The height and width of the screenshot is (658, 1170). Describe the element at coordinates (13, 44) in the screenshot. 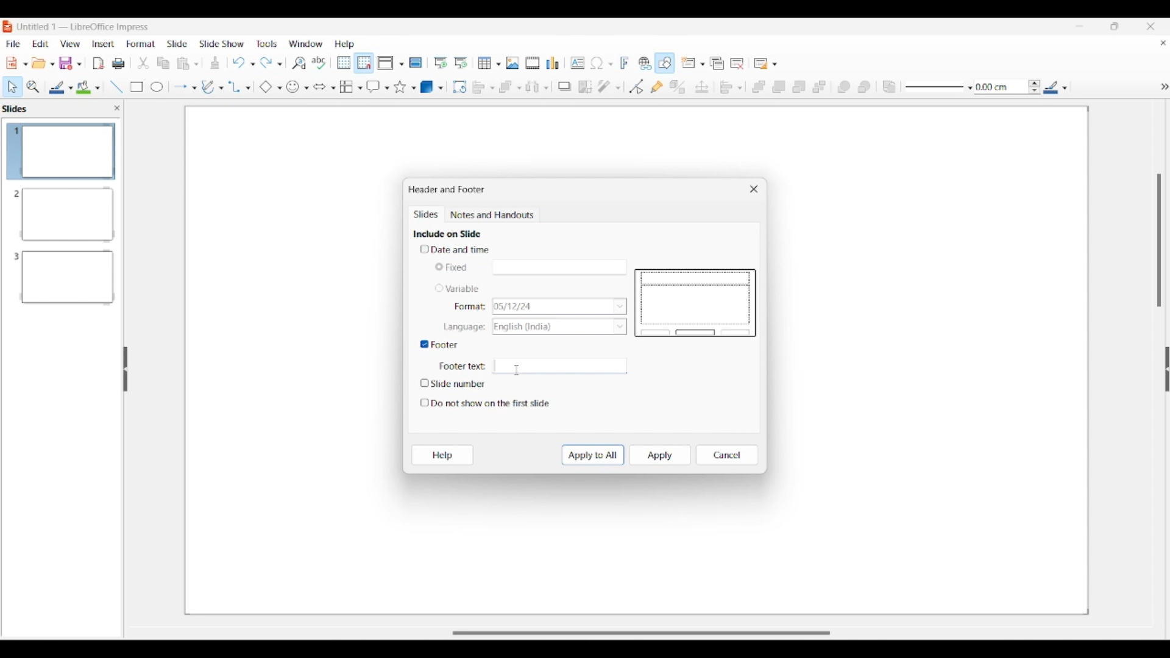

I see `File menu` at that location.